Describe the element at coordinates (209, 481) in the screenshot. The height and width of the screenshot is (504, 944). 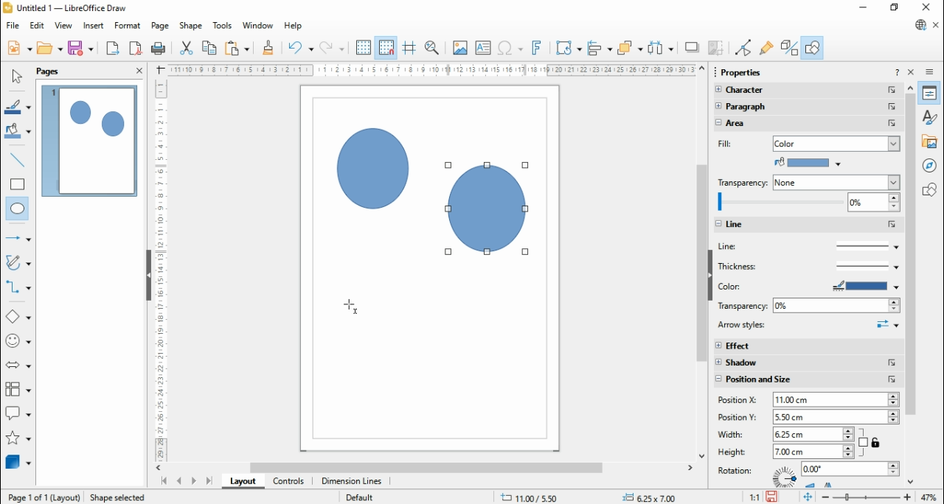
I see `last page` at that location.